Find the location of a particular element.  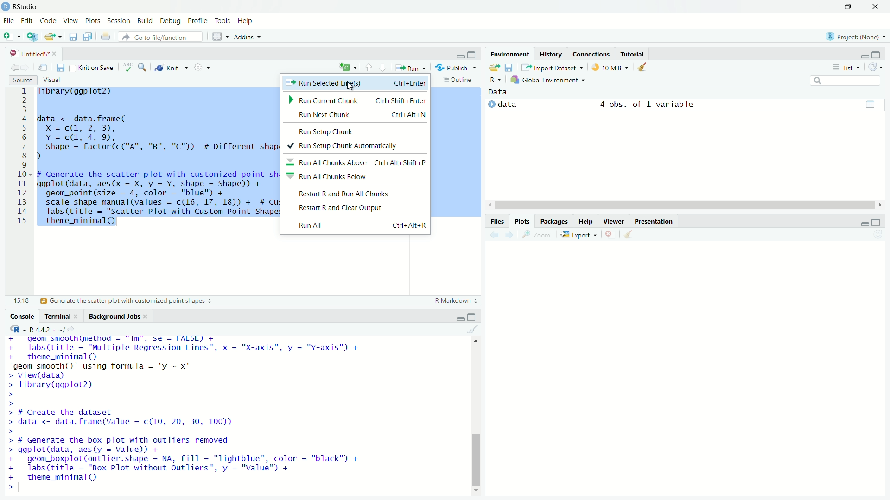

New file is located at coordinates (12, 37).